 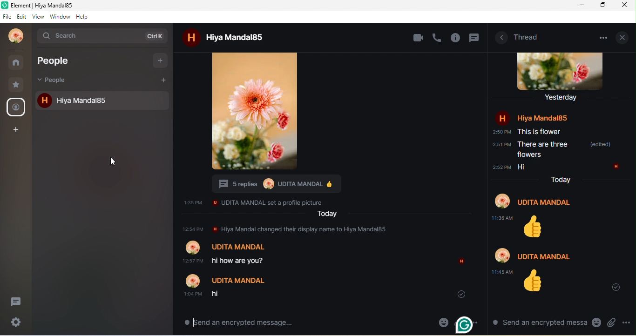 I want to click on 2:50 PM, so click(x=501, y=132).